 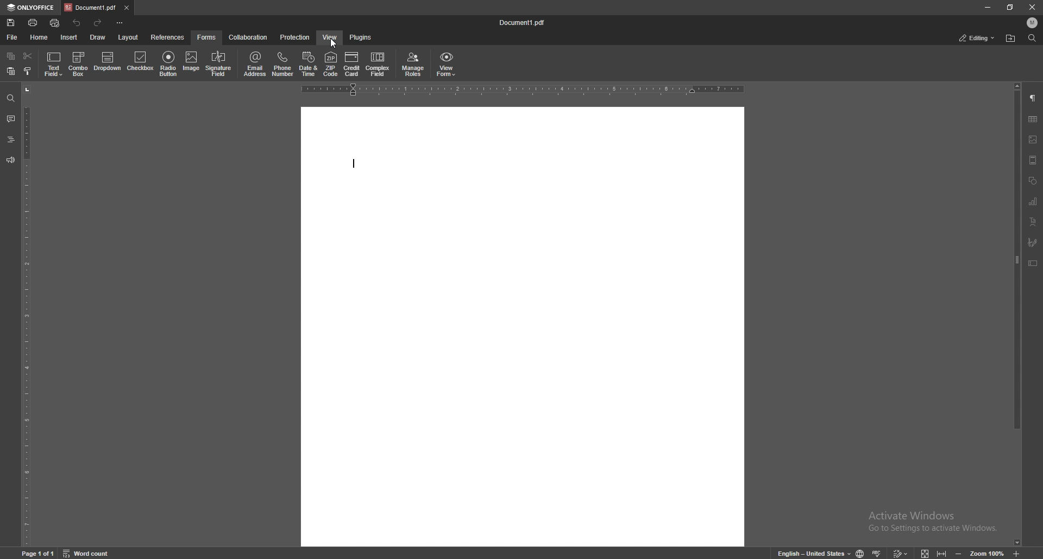 I want to click on text field, so click(x=54, y=62).